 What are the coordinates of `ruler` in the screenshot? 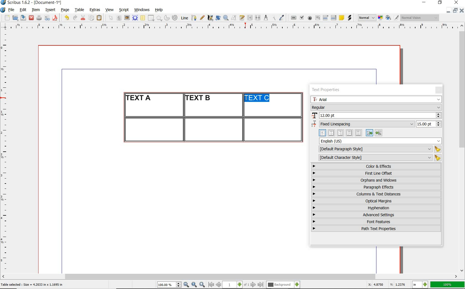 It's located at (236, 27).